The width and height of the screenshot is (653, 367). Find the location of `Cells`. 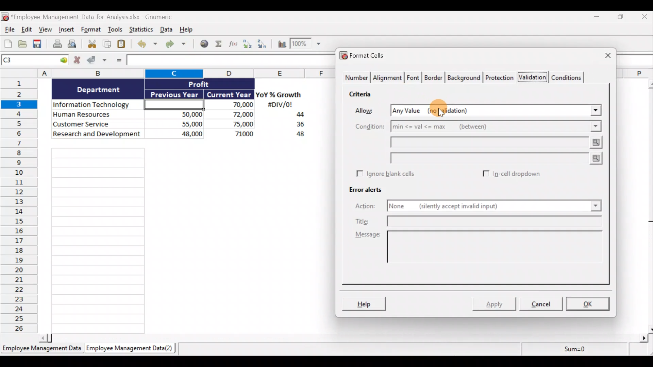

Cells is located at coordinates (183, 238).